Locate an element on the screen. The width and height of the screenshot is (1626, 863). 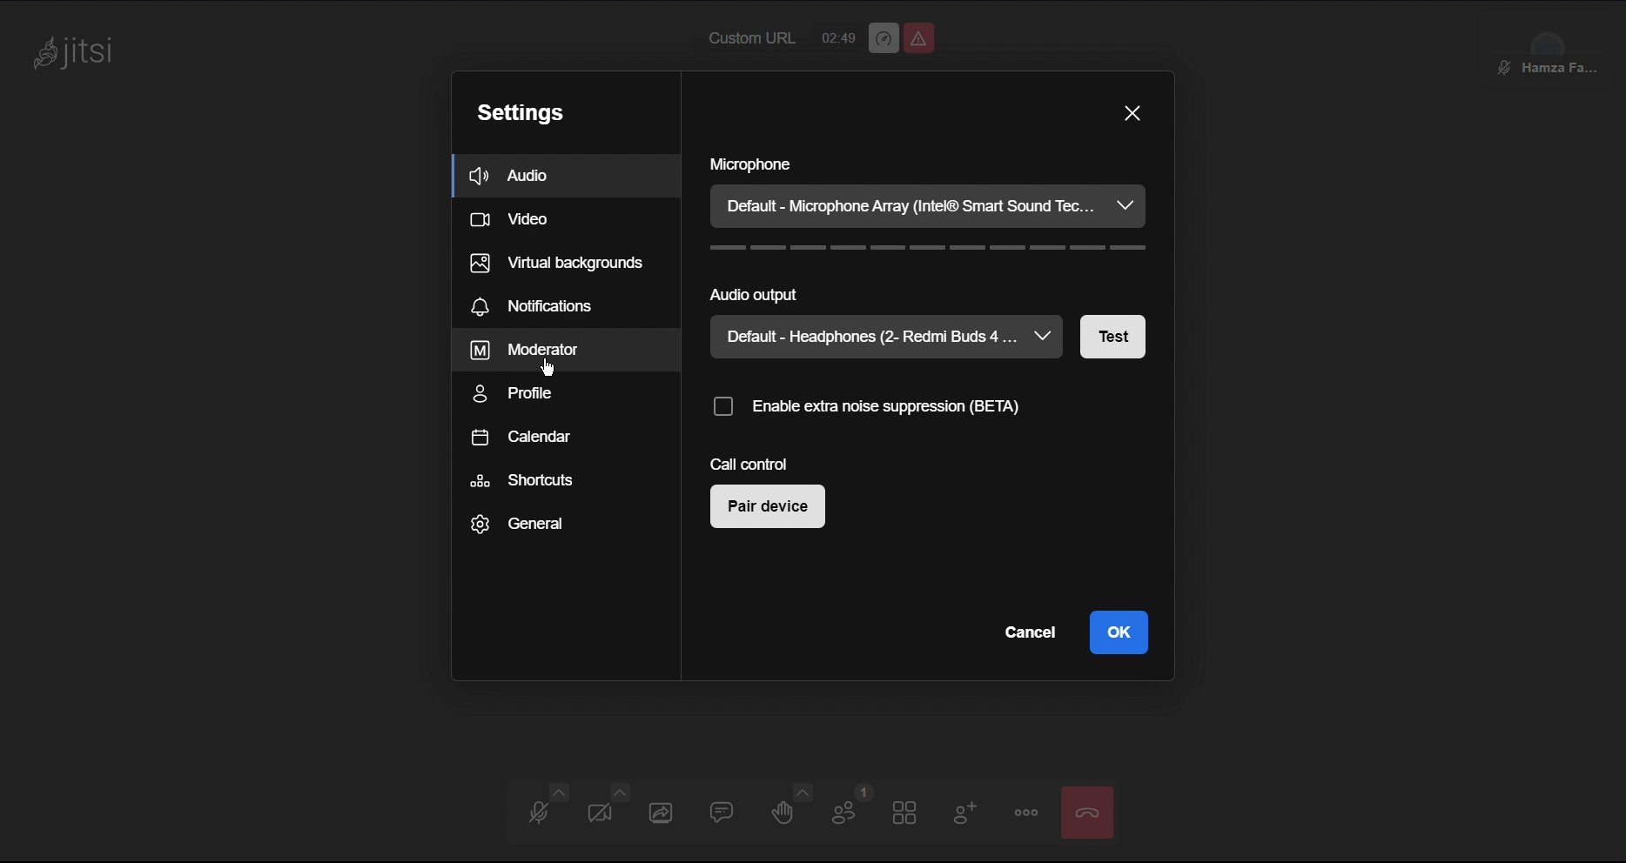
Virtual backgrounds is located at coordinates (554, 261).